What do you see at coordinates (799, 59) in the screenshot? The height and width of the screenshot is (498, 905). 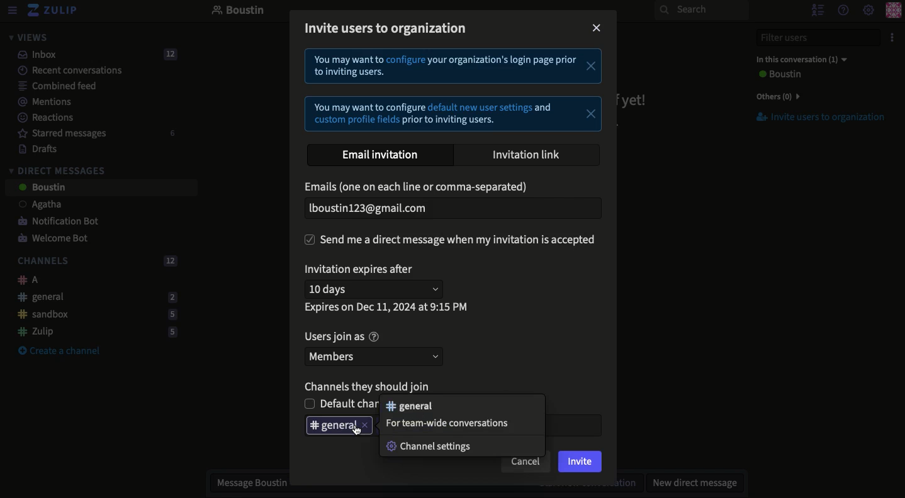 I see `In this conversation` at bounding box center [799, 59].